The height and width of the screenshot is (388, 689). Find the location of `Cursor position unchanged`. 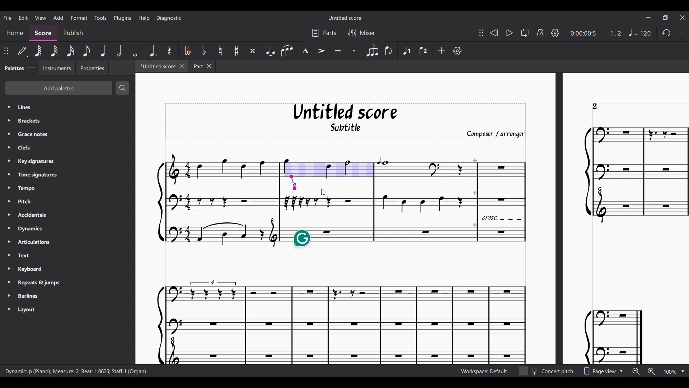

Cursor position unchanged is located at coordinates (323, 192).